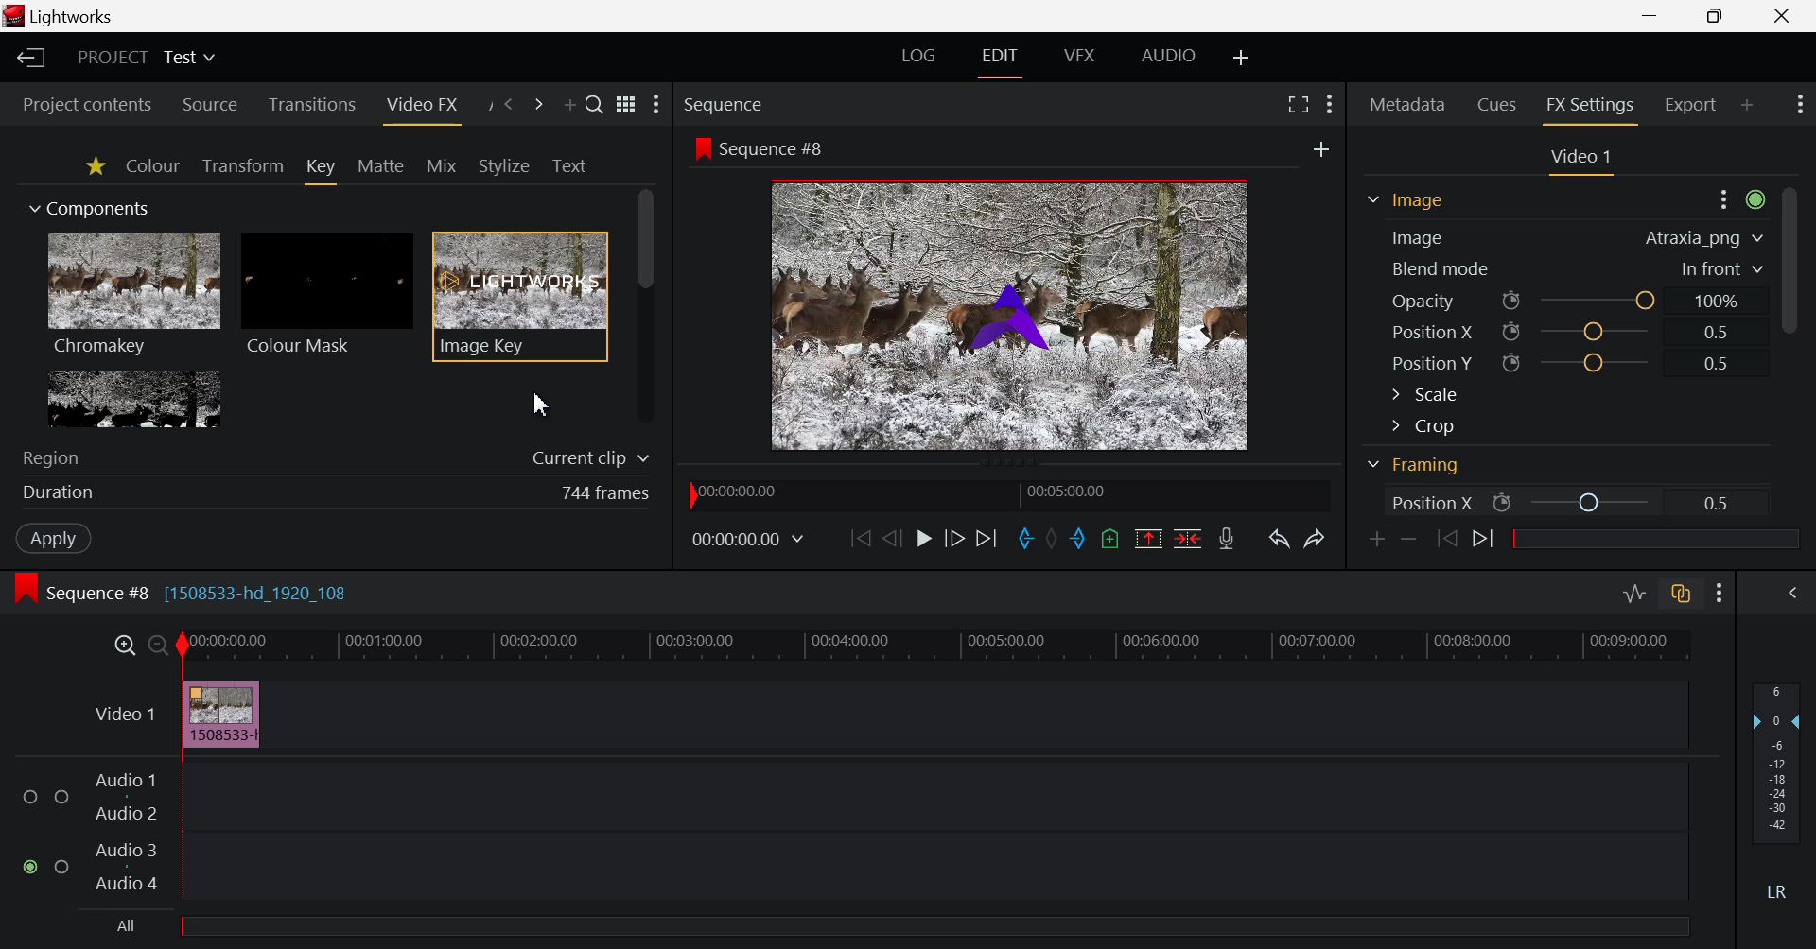  What do you see at coordinates (1493, 105) in the screenshot?
I see `Cues` at bounding box center [1493, 105].